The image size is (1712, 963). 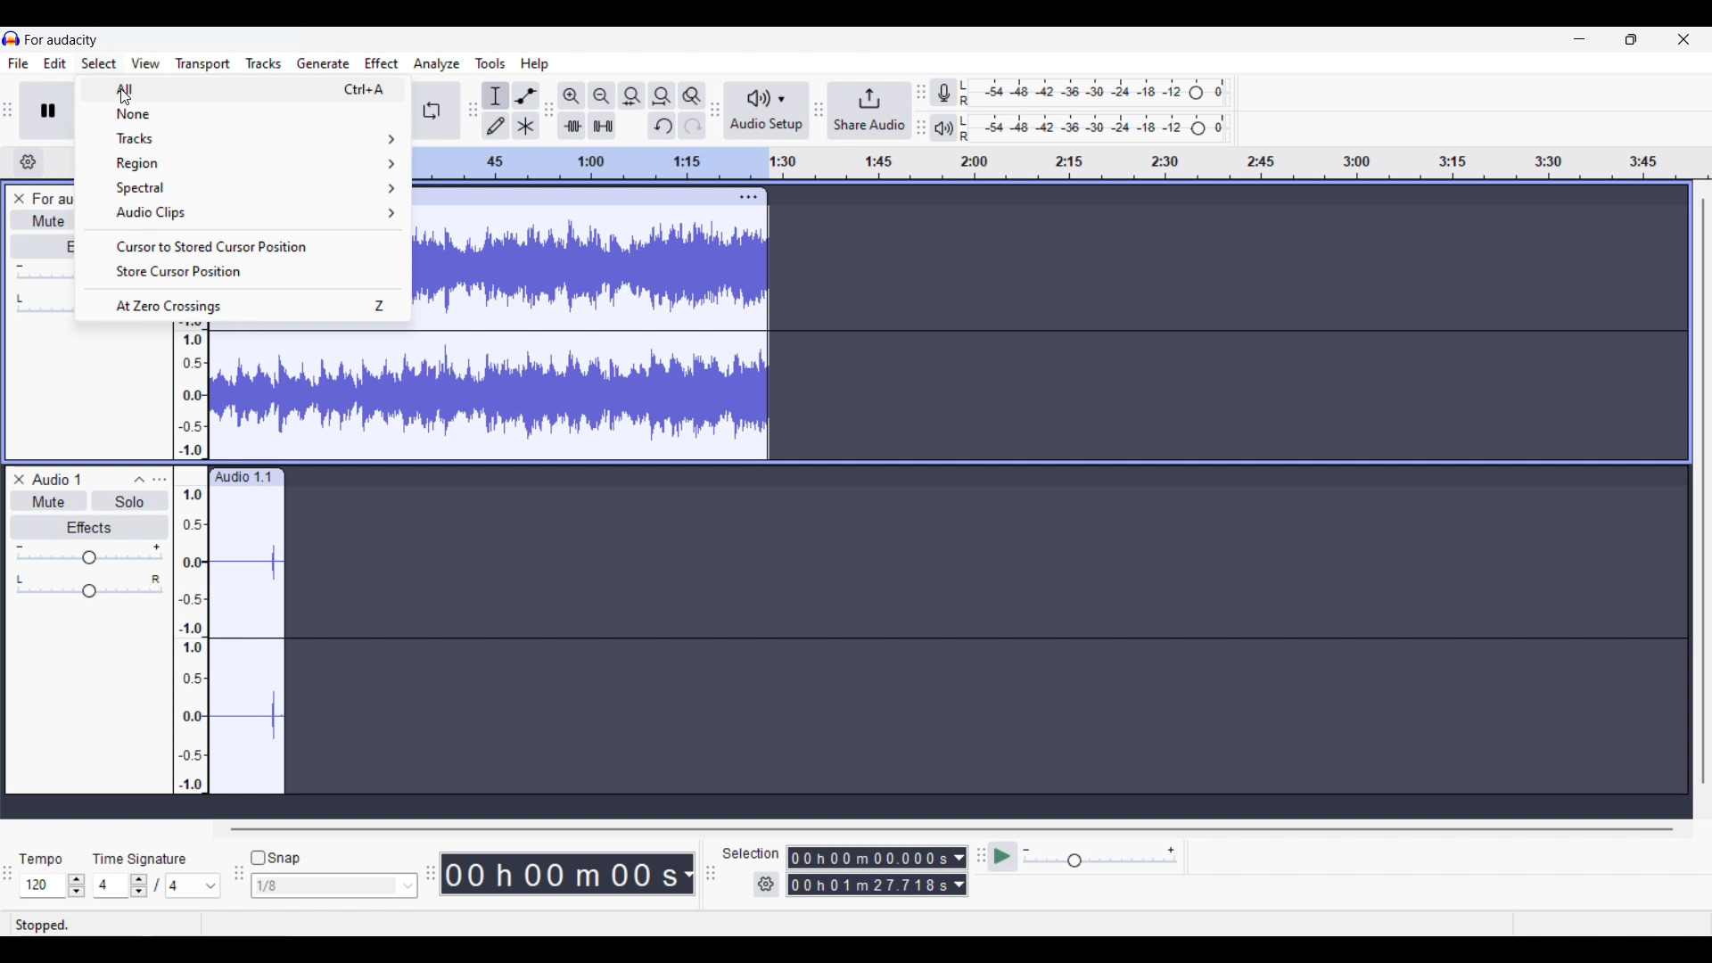 What do you see at coordinates (688, 874) in the screenshot?
I see `Duration measurement` at bounding box center [688, 874].